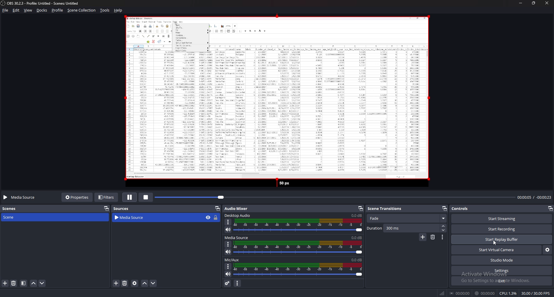 The height and width of the screenshot is (297, 554). I want to click on ‘OBS 30.2.3 - Profile: Untitled - Scenes: Untitled, so click(45, 3).